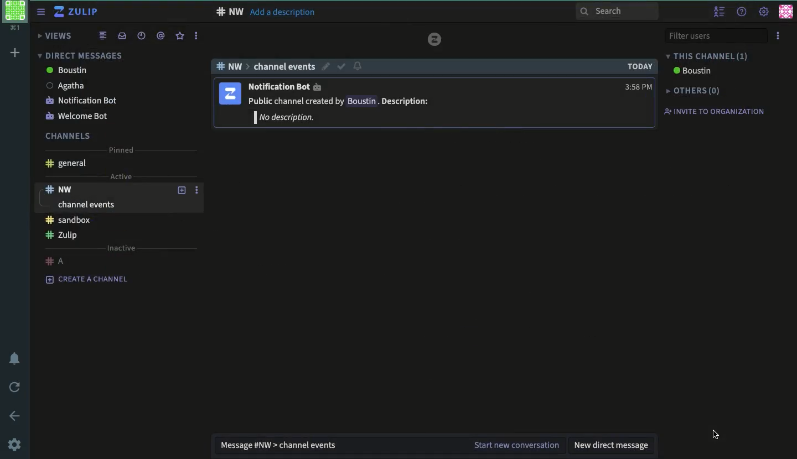  What do you see at coordinates (102, 36) in the screenshot?
I see `combined feed` at bounding box center [102, 36].